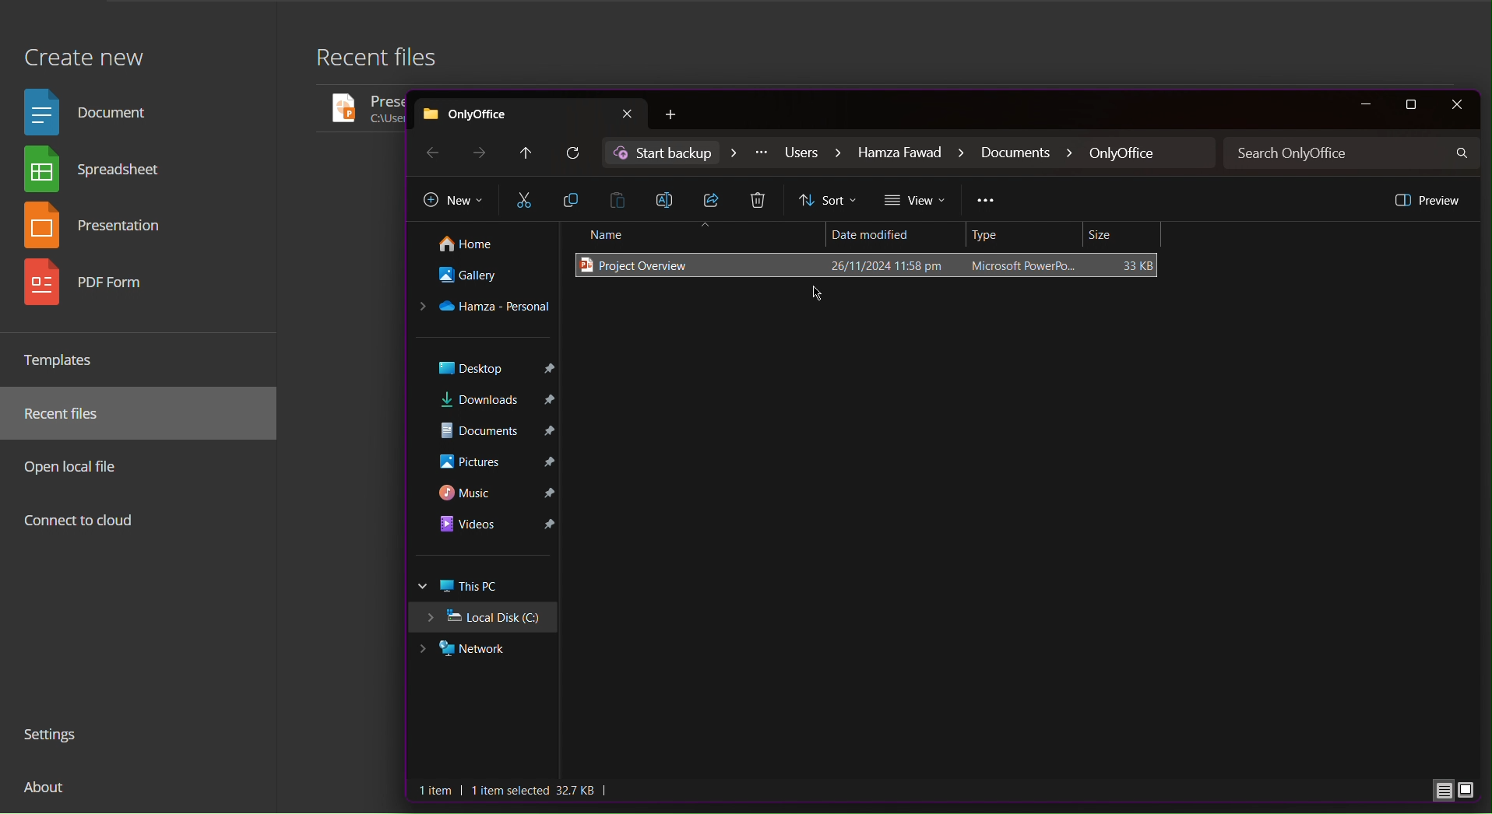 This screenshot has height=814, width=1492. Describe the element at coordinates (481, 153) in the screenshot. I see `Next` at that location.